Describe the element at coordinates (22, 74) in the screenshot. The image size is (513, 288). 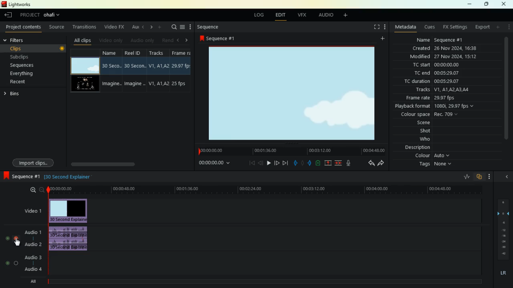
I see `everything` at that location.